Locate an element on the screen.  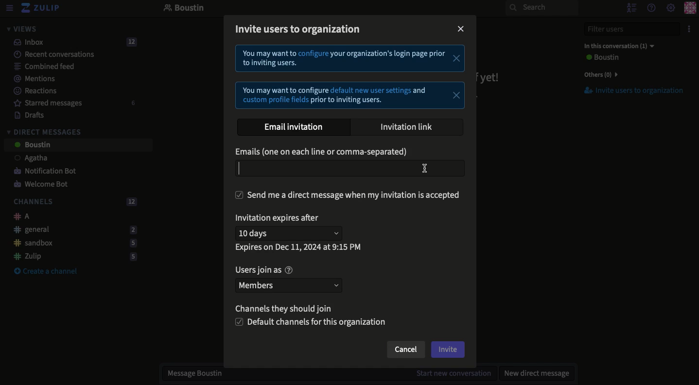
Reactions is located at coordinates (34, 92).